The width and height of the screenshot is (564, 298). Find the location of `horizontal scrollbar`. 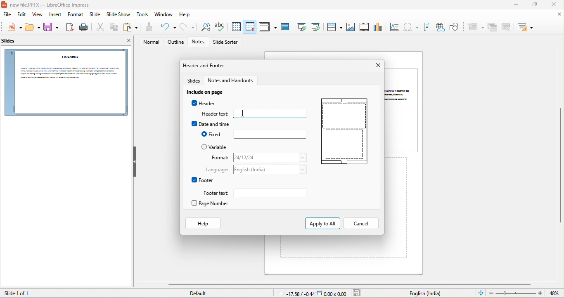

horizontal scrollbar is located at coordinates (349, 284).